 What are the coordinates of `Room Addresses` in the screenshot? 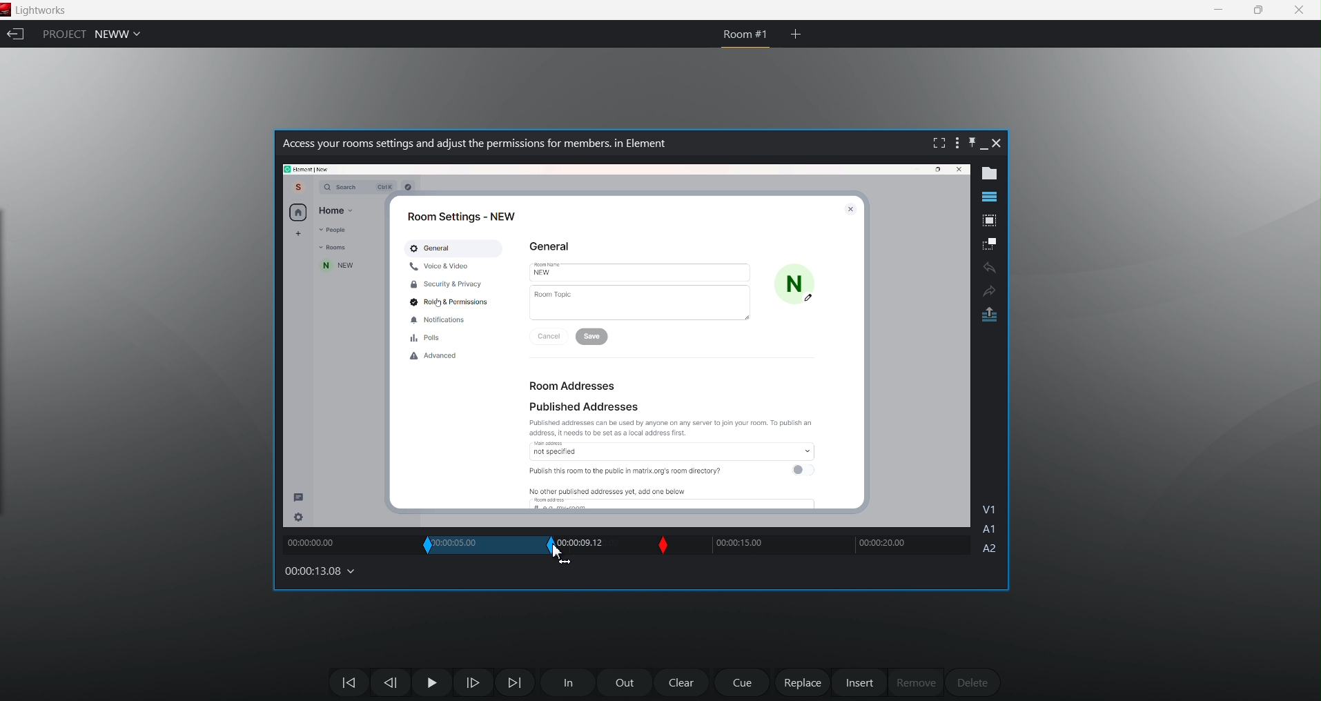 It's located at (580, 387).